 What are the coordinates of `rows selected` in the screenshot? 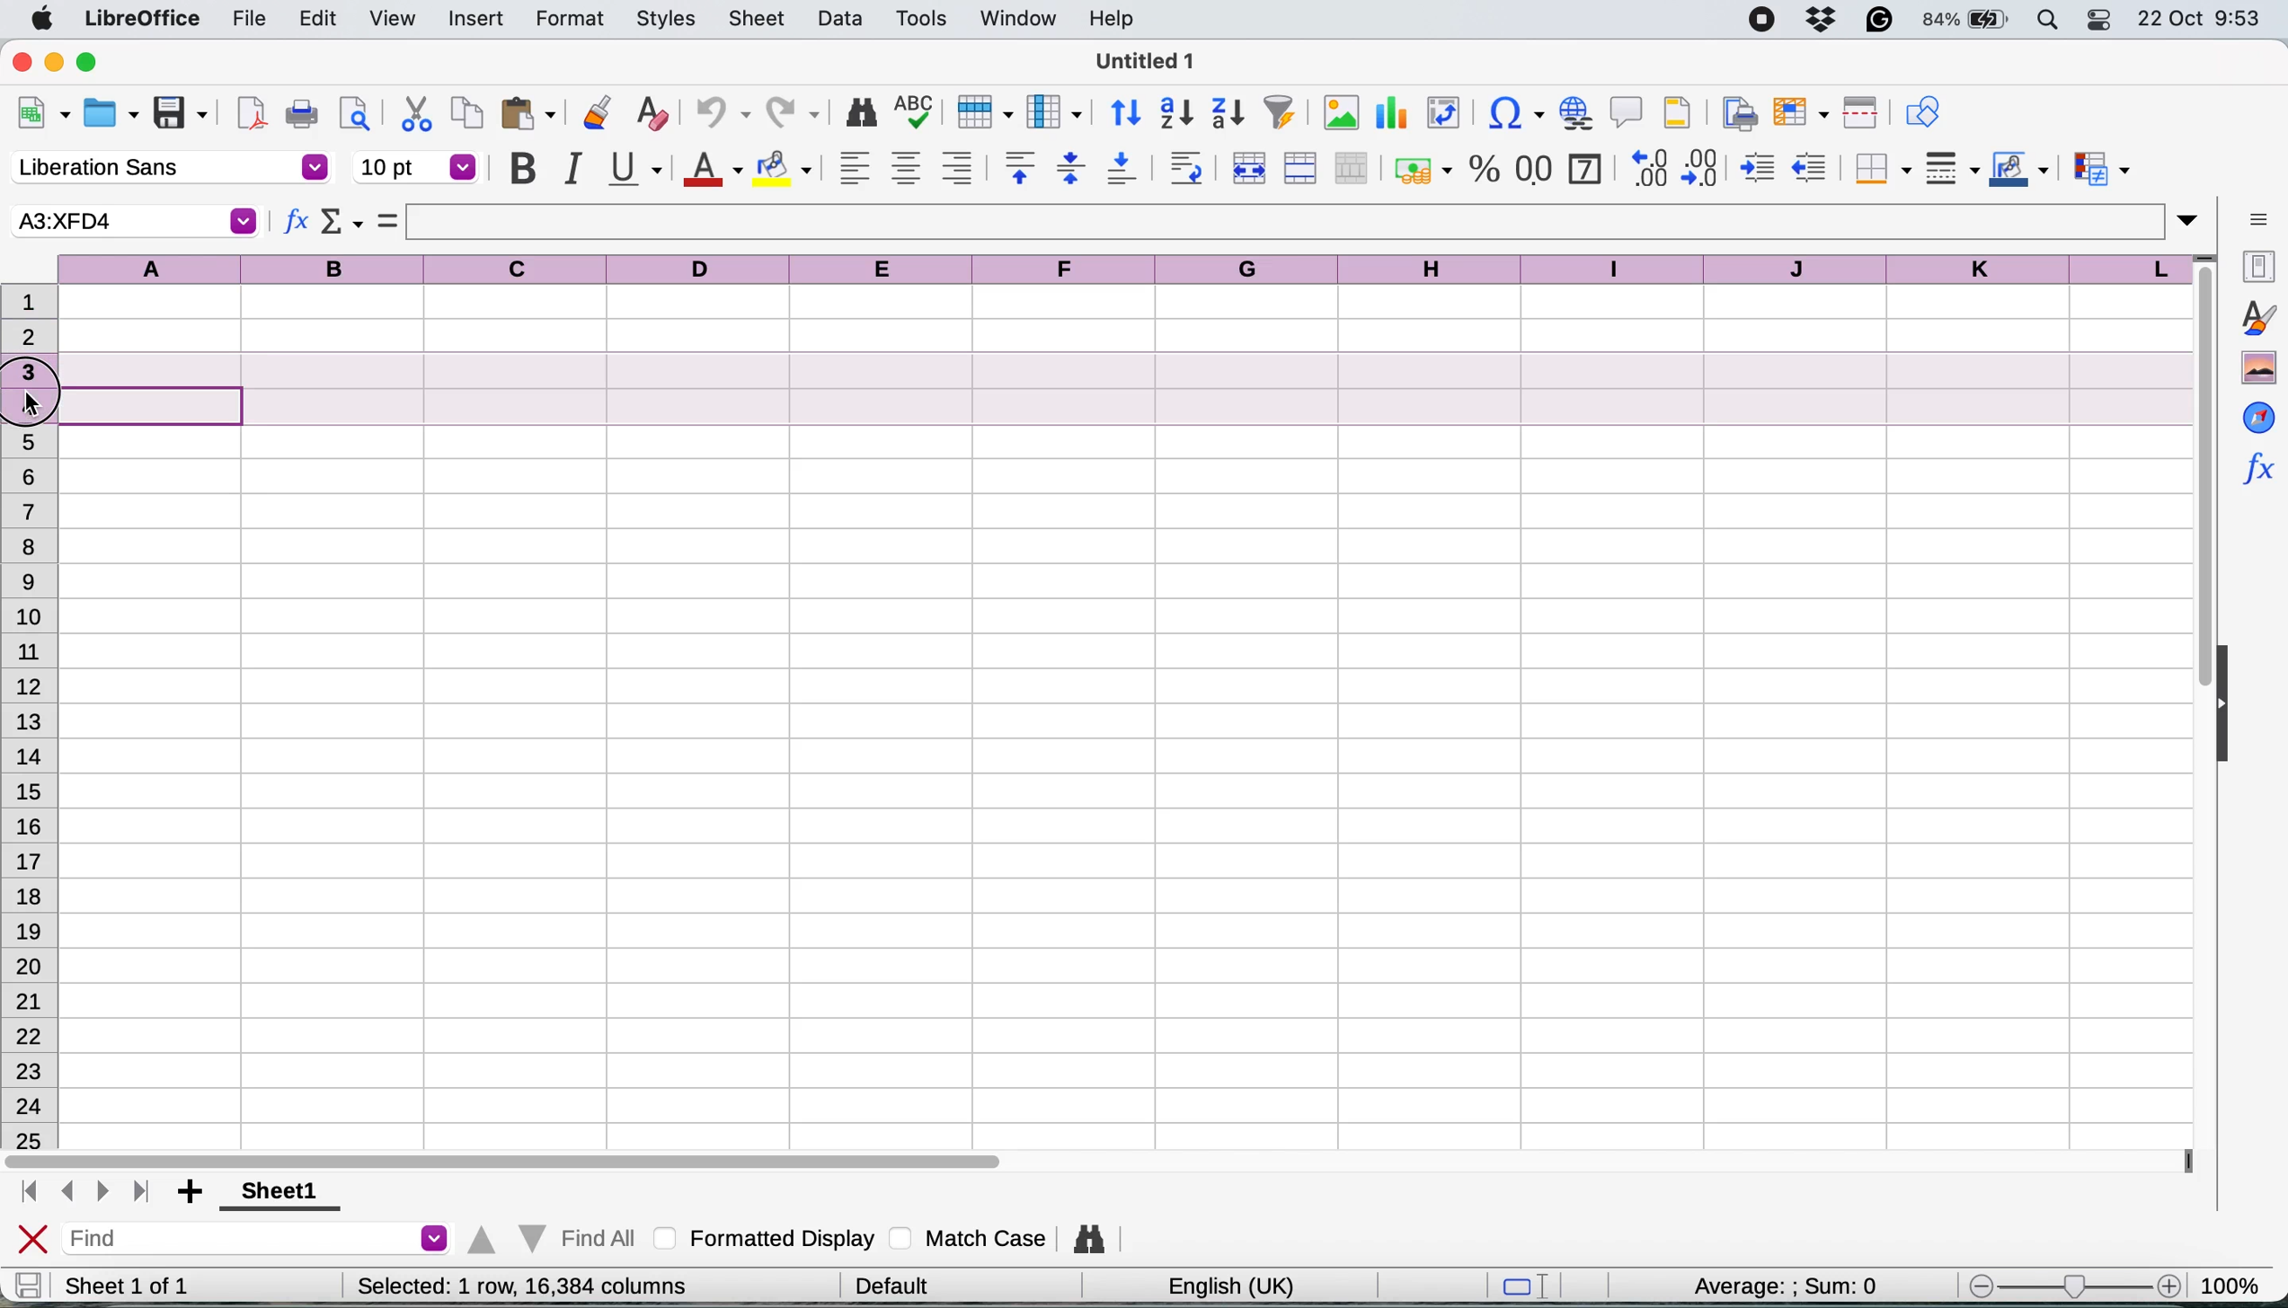 It's located at (1085, 391).